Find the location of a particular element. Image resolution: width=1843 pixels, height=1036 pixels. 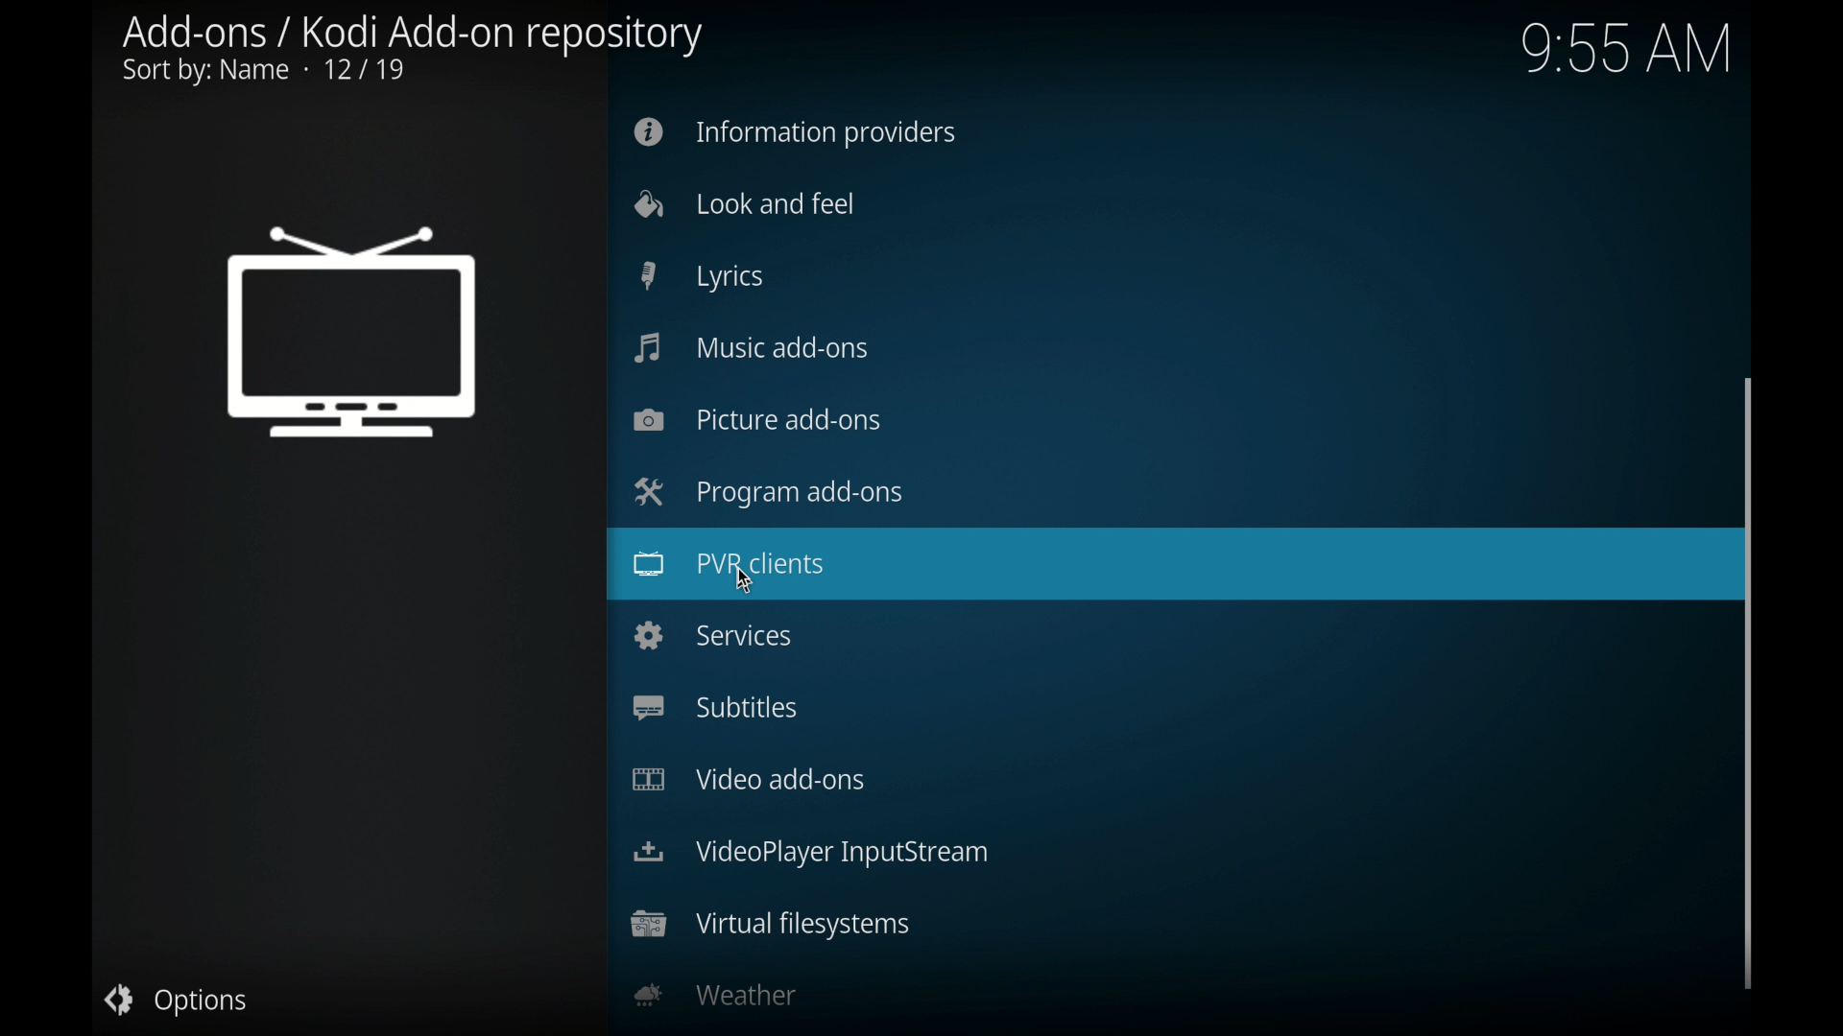

lyrics is located at coordinates (702, 276).